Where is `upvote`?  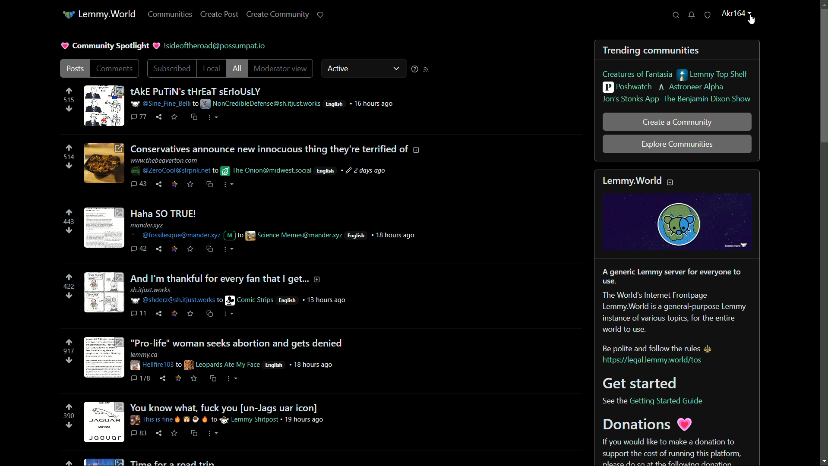
upvote is located at coordinates (69, 213).